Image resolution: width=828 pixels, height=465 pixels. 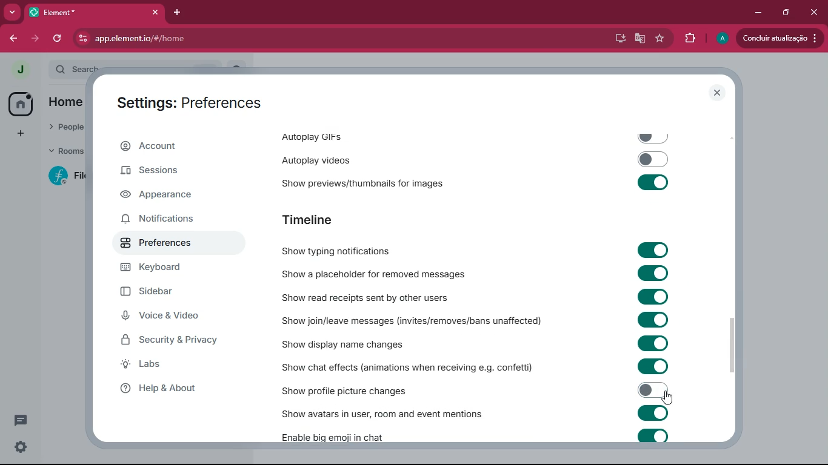 What do you see at coordinates (184, 104) in the screenshot?
I see `settings: preferences` at bounding box center [184, 104].